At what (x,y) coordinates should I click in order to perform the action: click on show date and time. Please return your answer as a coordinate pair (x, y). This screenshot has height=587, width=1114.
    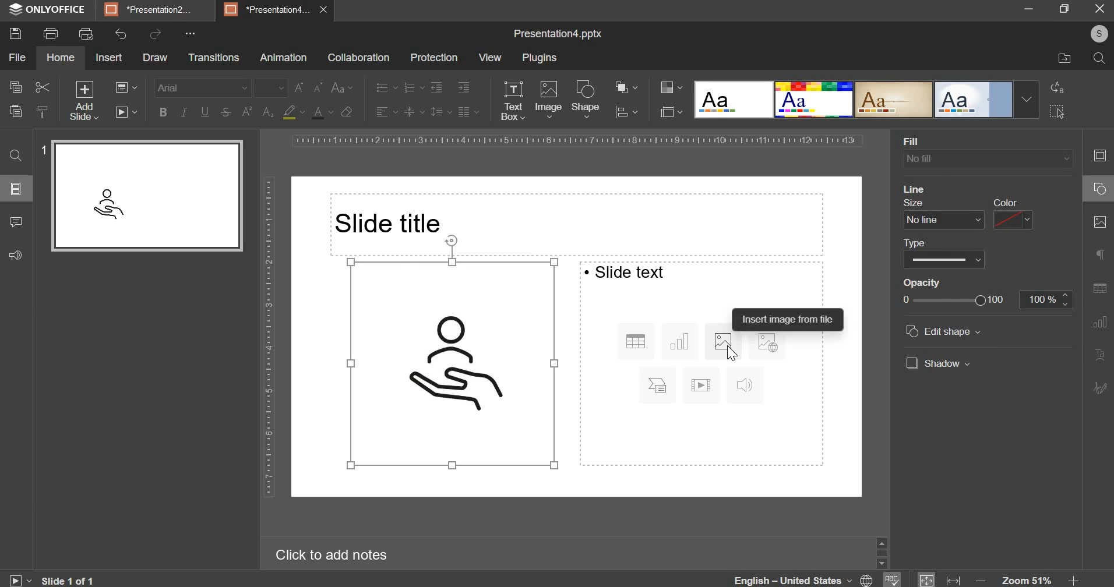
    Looking at the image, I should click on (974, 363).